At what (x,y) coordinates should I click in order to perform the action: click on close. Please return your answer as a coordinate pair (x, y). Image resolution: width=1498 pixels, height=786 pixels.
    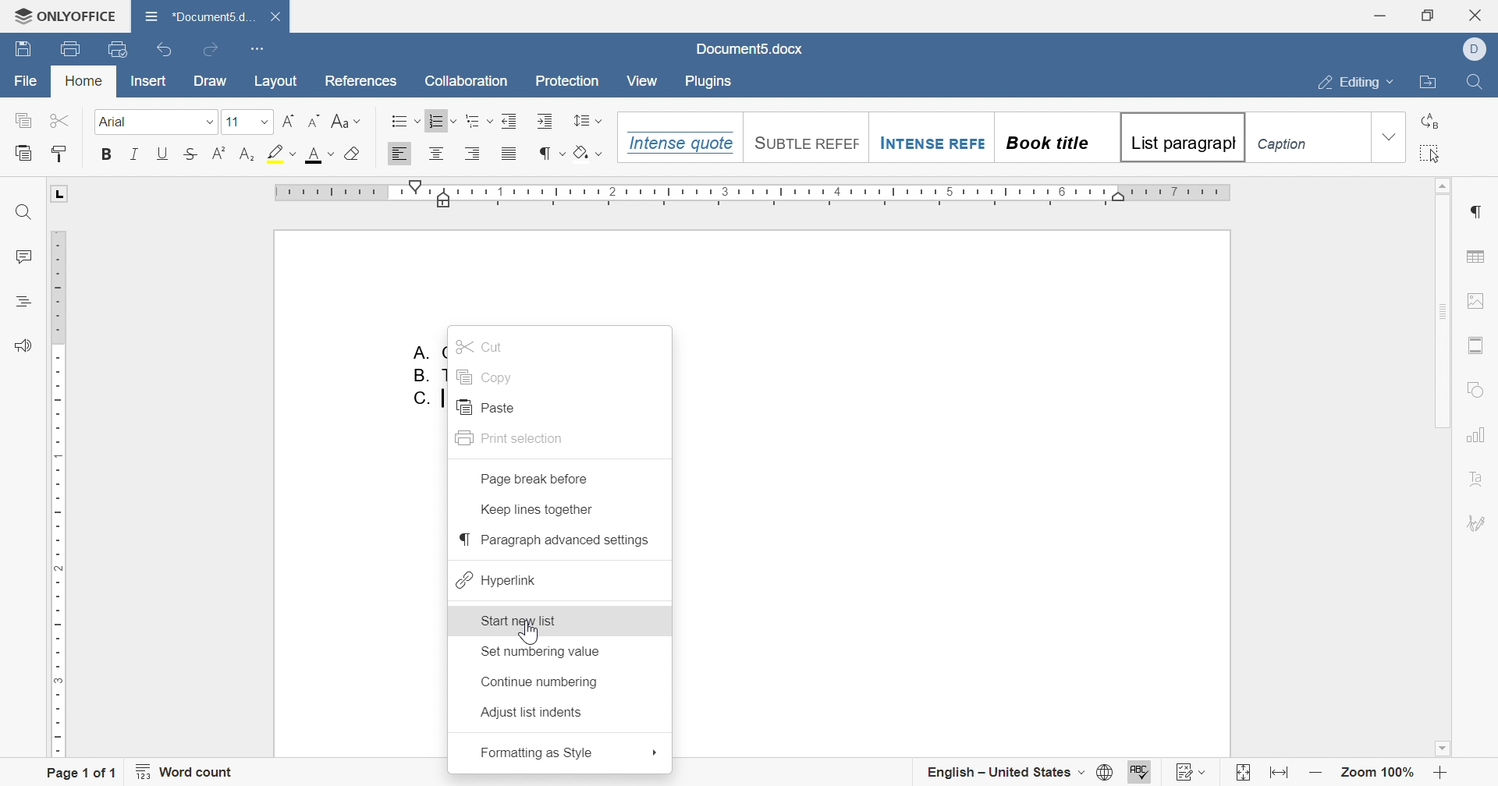
    Looking at the image, I should click on (1478, 16).